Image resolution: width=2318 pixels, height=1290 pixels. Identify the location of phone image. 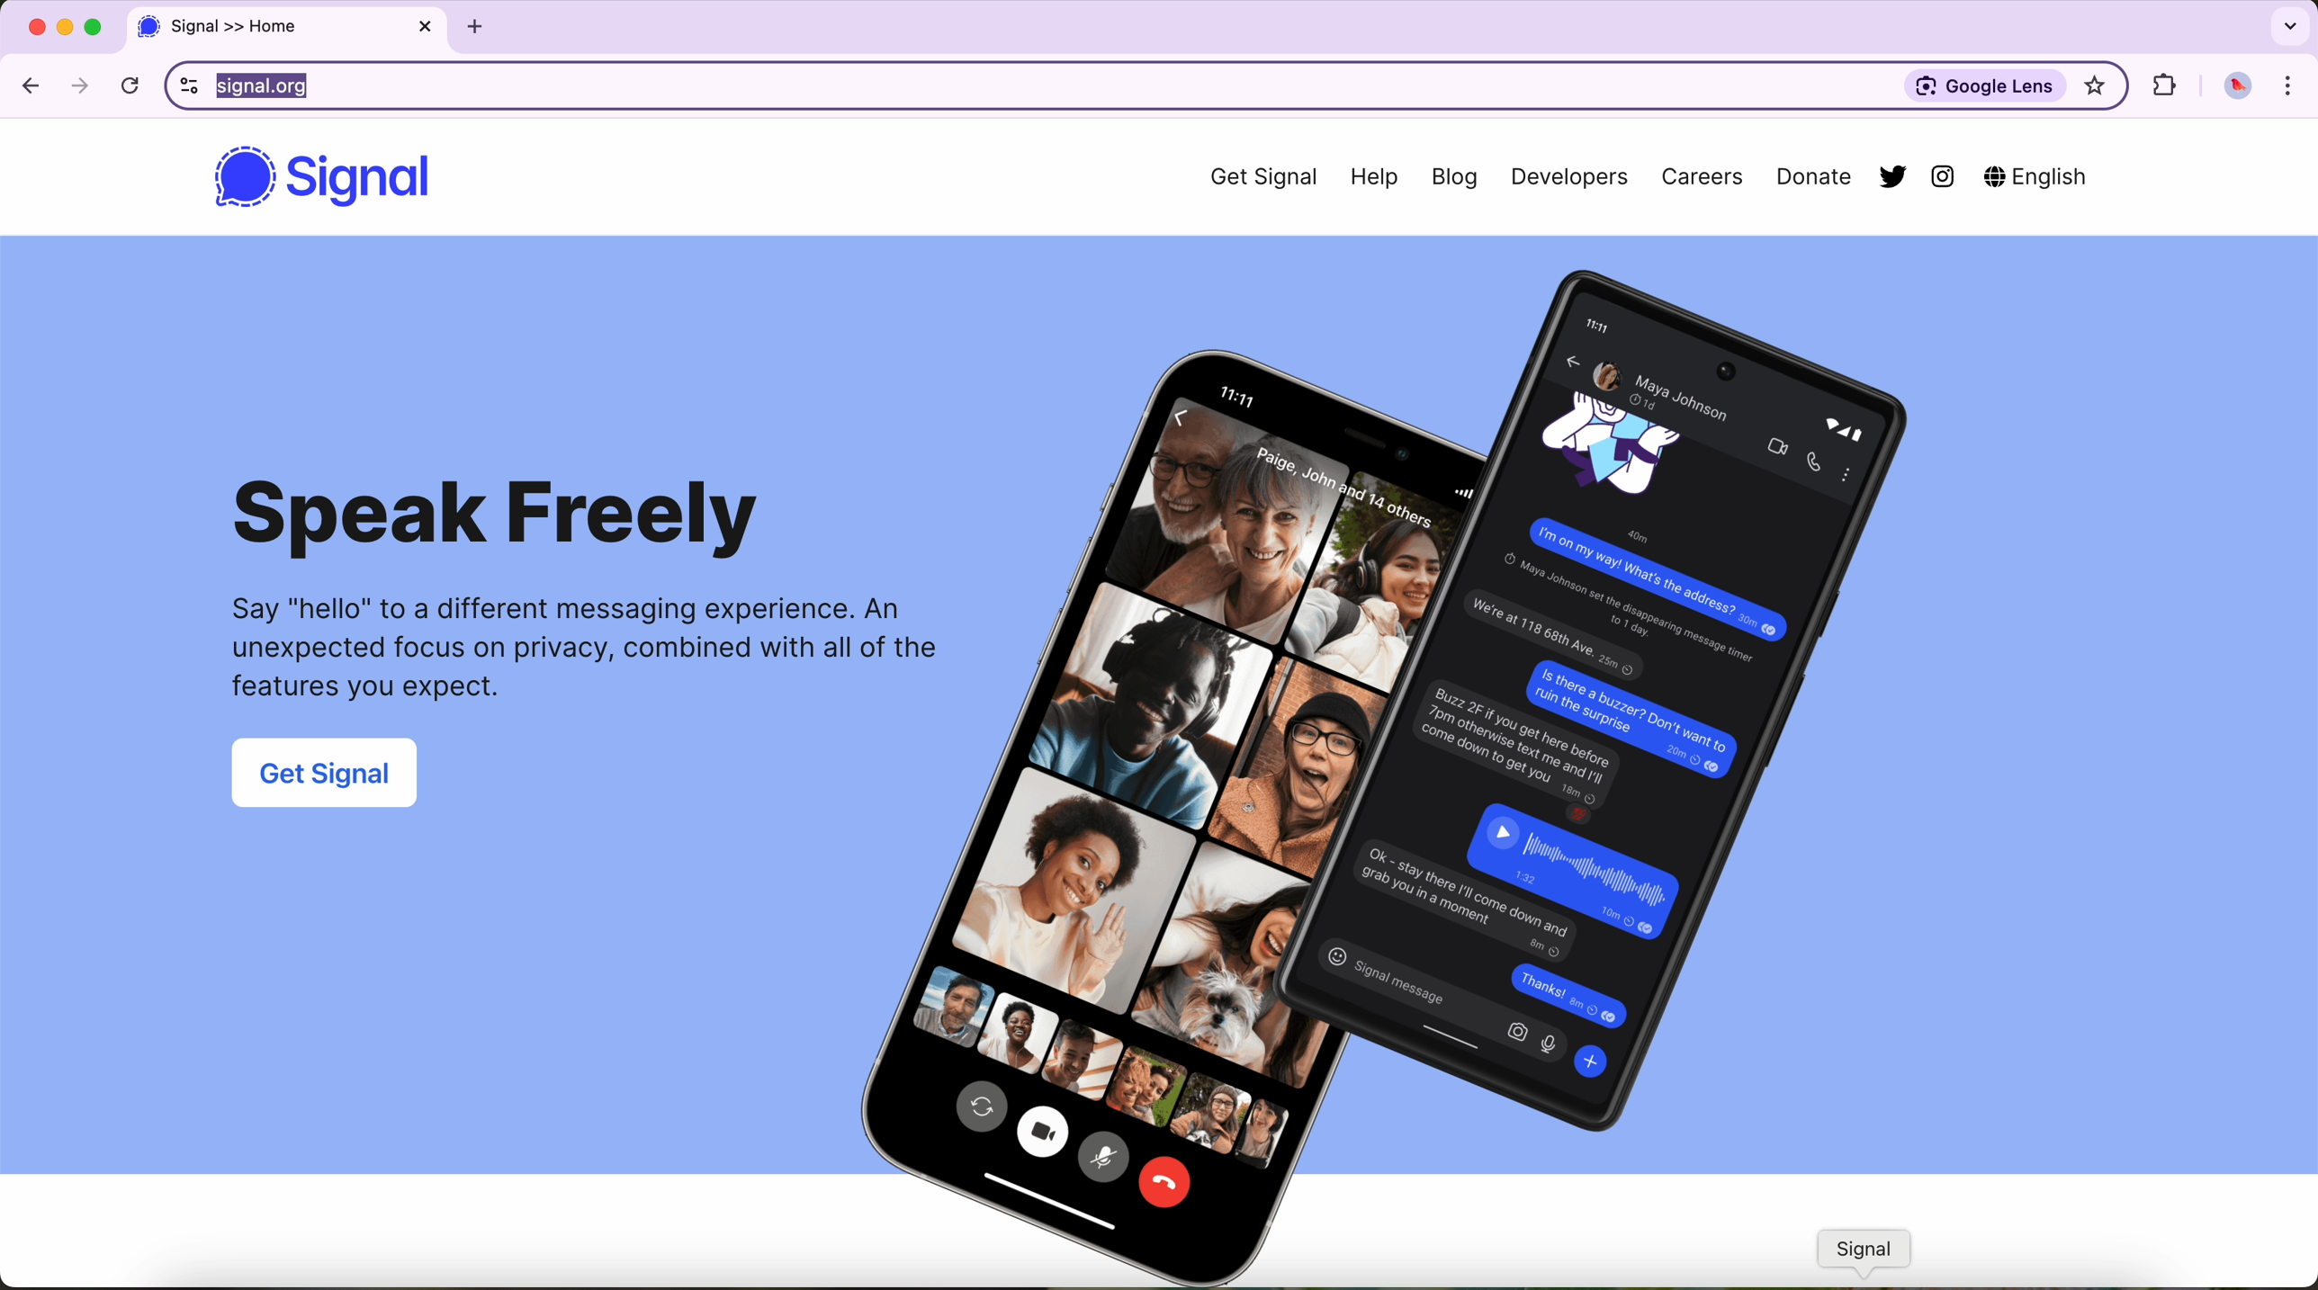
(1367, 767).